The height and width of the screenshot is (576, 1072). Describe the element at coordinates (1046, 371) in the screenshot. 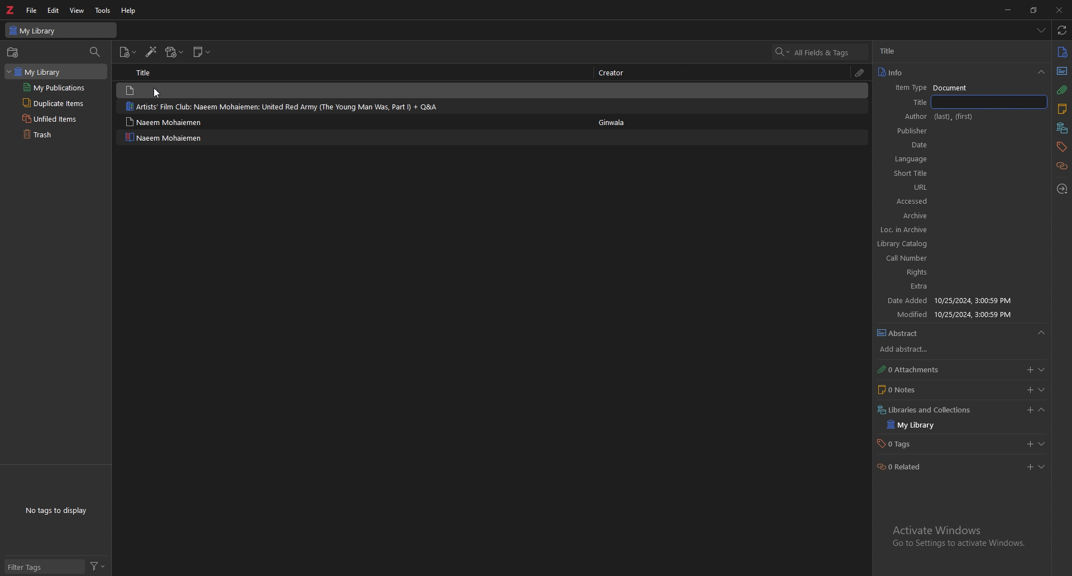

I see `expand section` at that location.